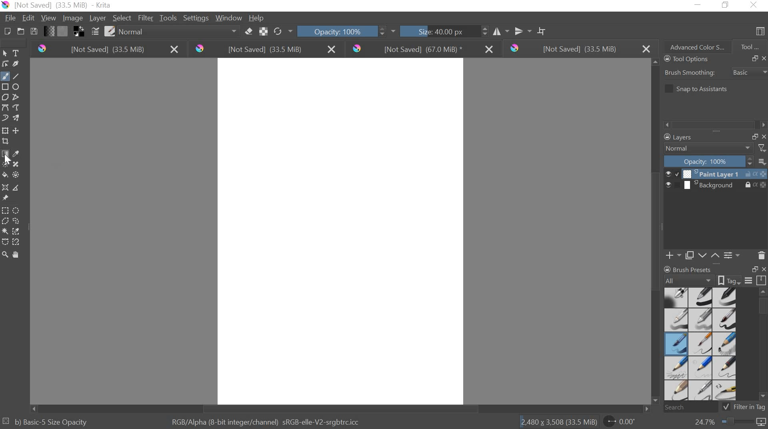 This screenshot has width=768, height=429. What do you see at coordinates (5, 86) in the screenshot?
I see `rectangle` at bounding box center [5, 86].